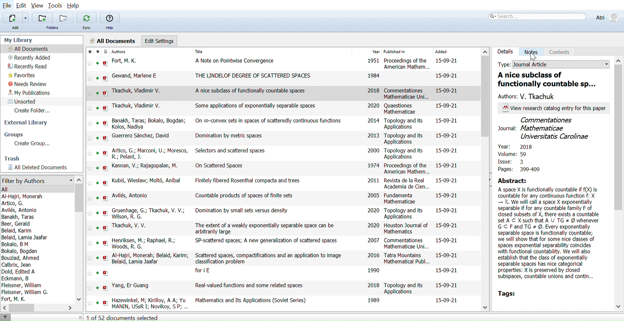  What do you see at coordinates (23, 75) in the screenshot?
I see `Favorites` at bounding box center [23, 75].